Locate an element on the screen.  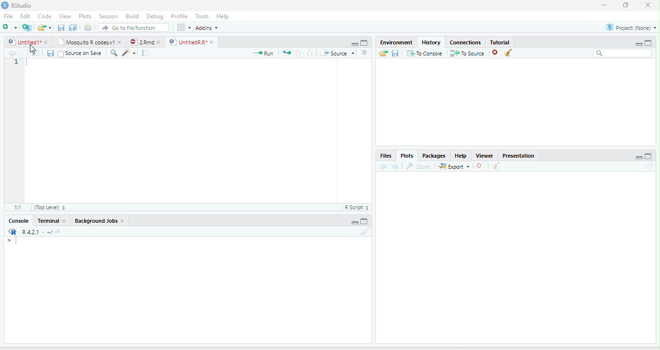
View the current working directory is located at coordinates (58, 231).